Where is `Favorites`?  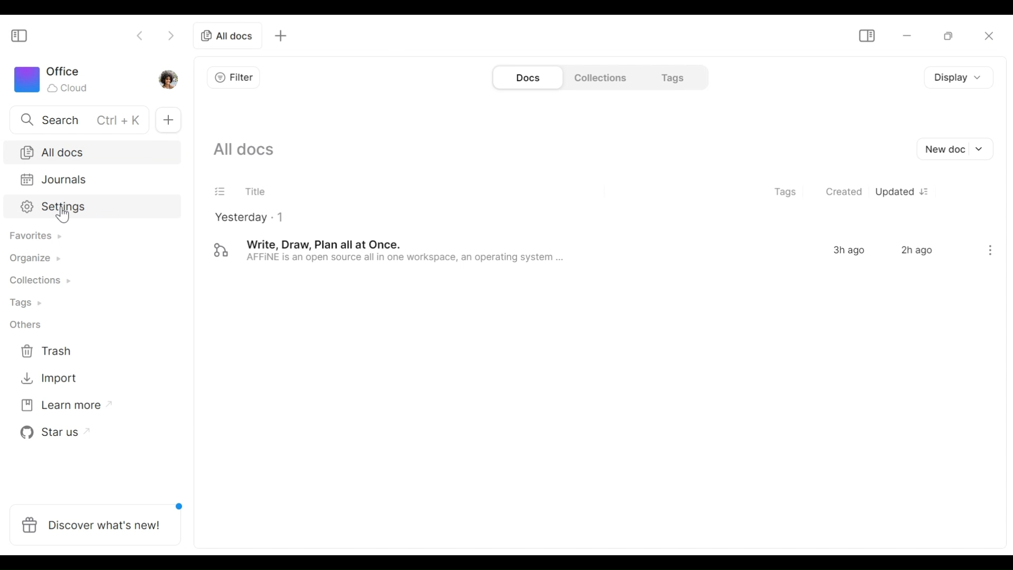 Favorites is located at coordinates (34, 236).